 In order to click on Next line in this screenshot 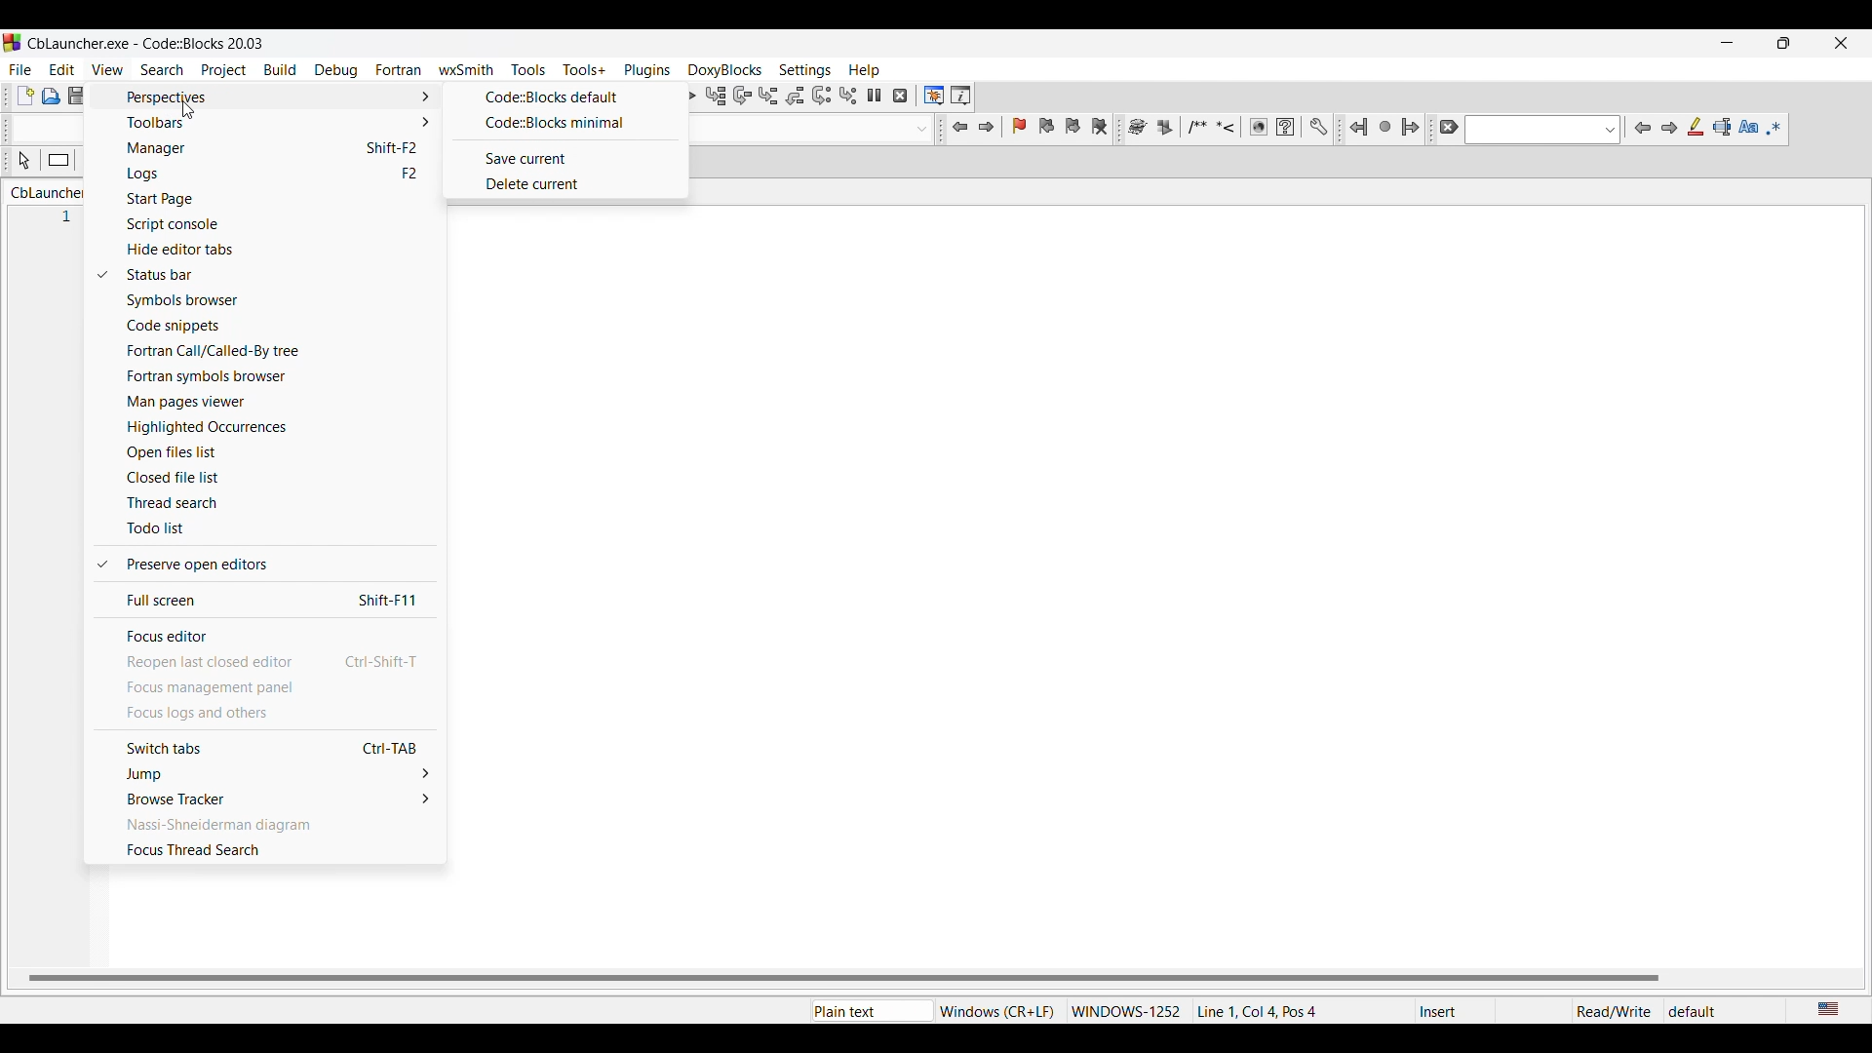, I will do `click(743, 96)`.